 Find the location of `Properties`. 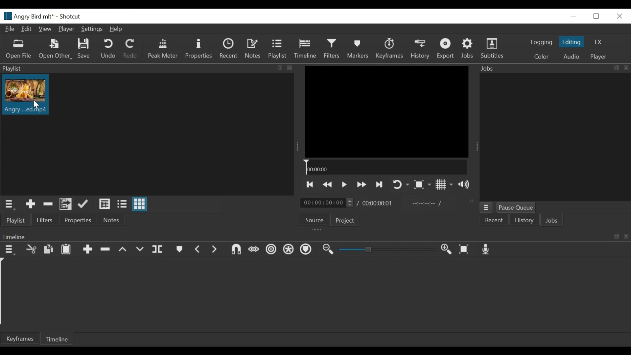

Properties is located at coordinates (199, 49).